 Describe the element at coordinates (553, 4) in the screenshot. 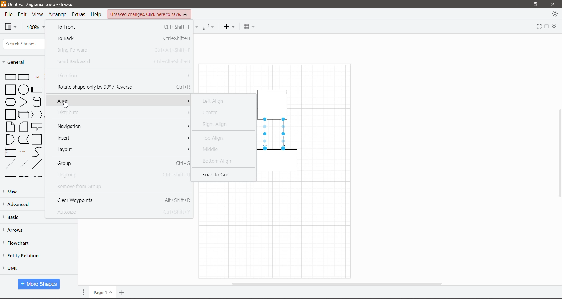

I see `close` at that location.